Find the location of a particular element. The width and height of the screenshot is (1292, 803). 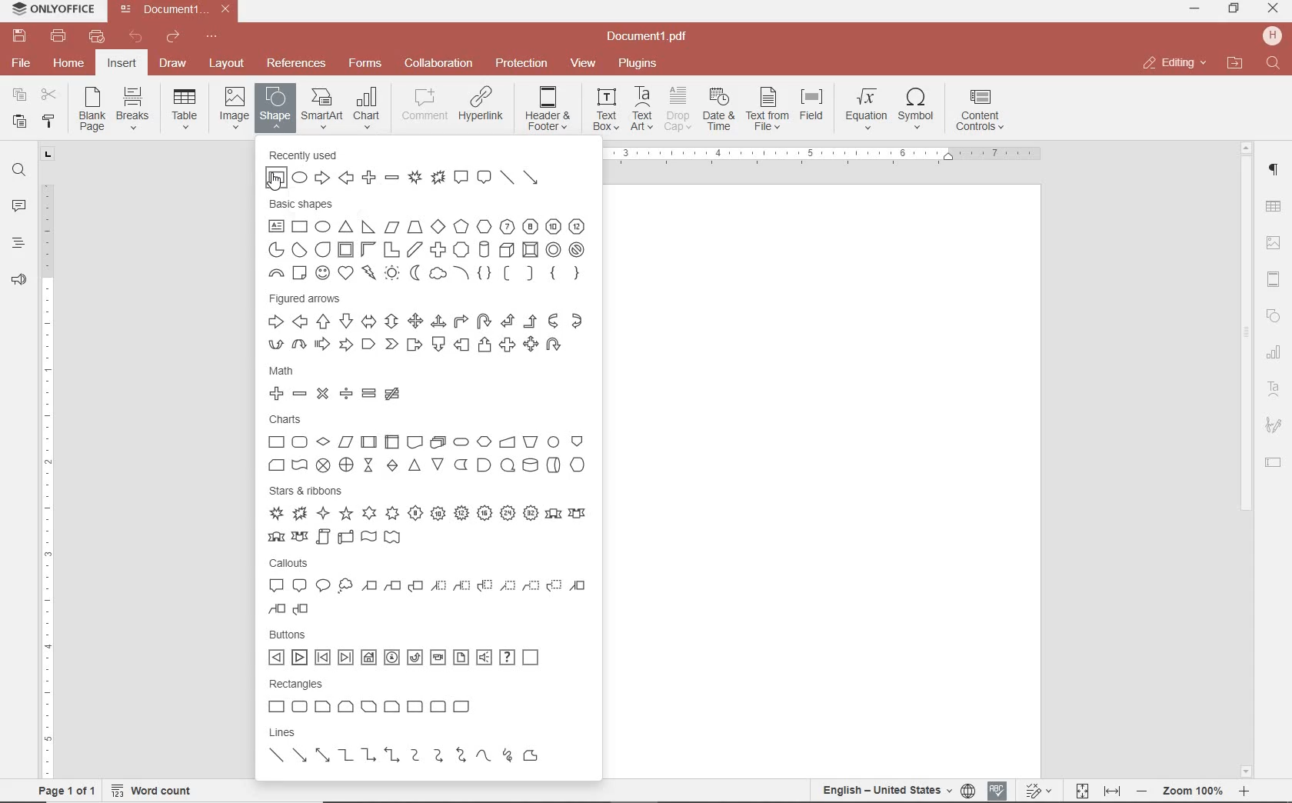

INSERT SYMBOL is located at coordinates (916, 108).